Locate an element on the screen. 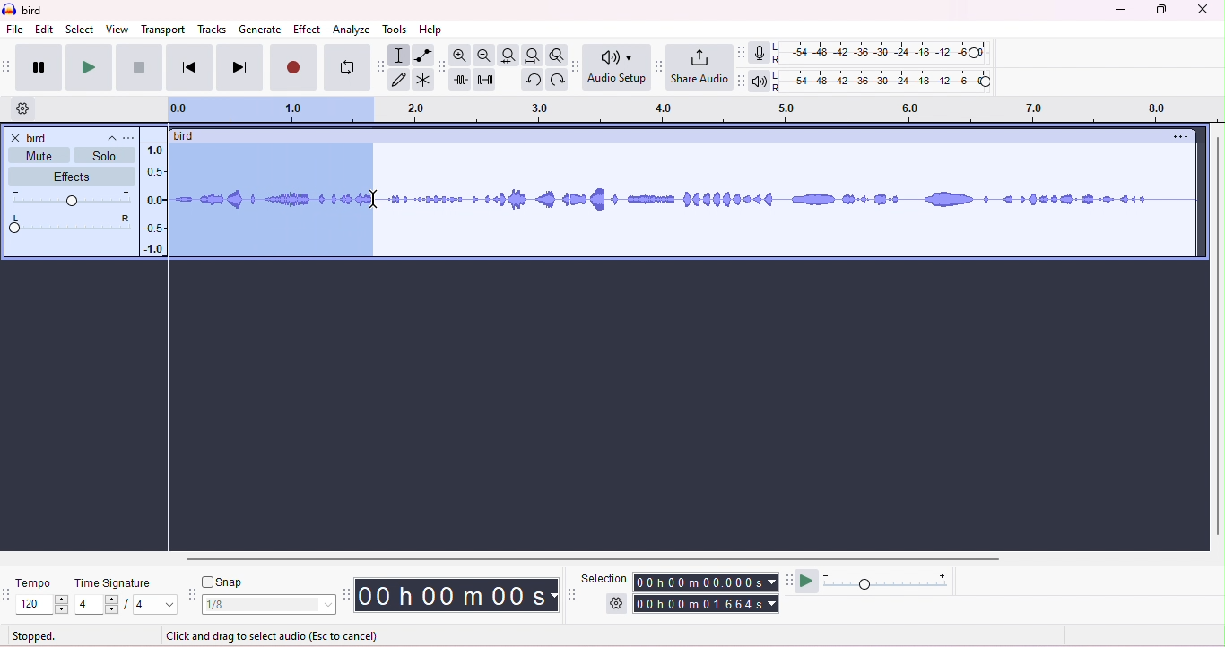  audio set up tool bar is located at coordinates (578, 66).